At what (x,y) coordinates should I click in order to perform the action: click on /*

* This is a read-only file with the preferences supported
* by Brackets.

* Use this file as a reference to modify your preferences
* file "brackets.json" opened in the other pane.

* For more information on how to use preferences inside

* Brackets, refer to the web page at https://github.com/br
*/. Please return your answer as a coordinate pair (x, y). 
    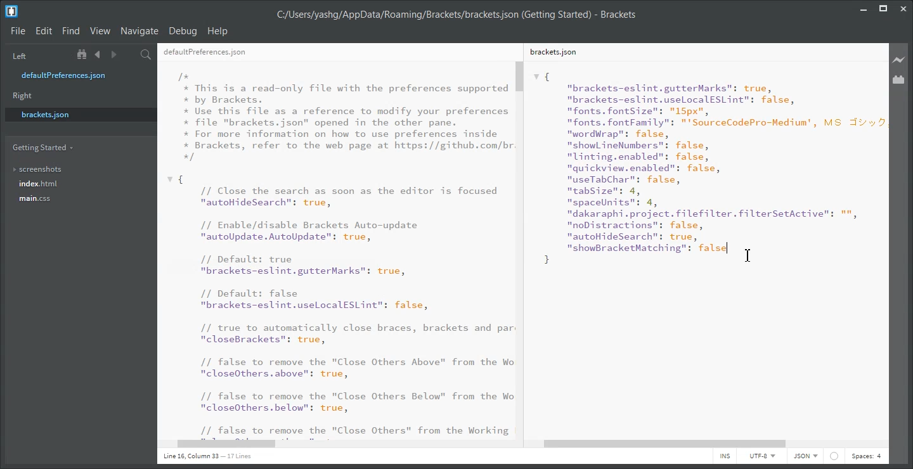
    Looking at the image, I should click on (346, 117).